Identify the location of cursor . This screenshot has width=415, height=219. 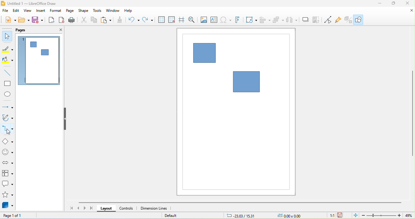
(12, 132).